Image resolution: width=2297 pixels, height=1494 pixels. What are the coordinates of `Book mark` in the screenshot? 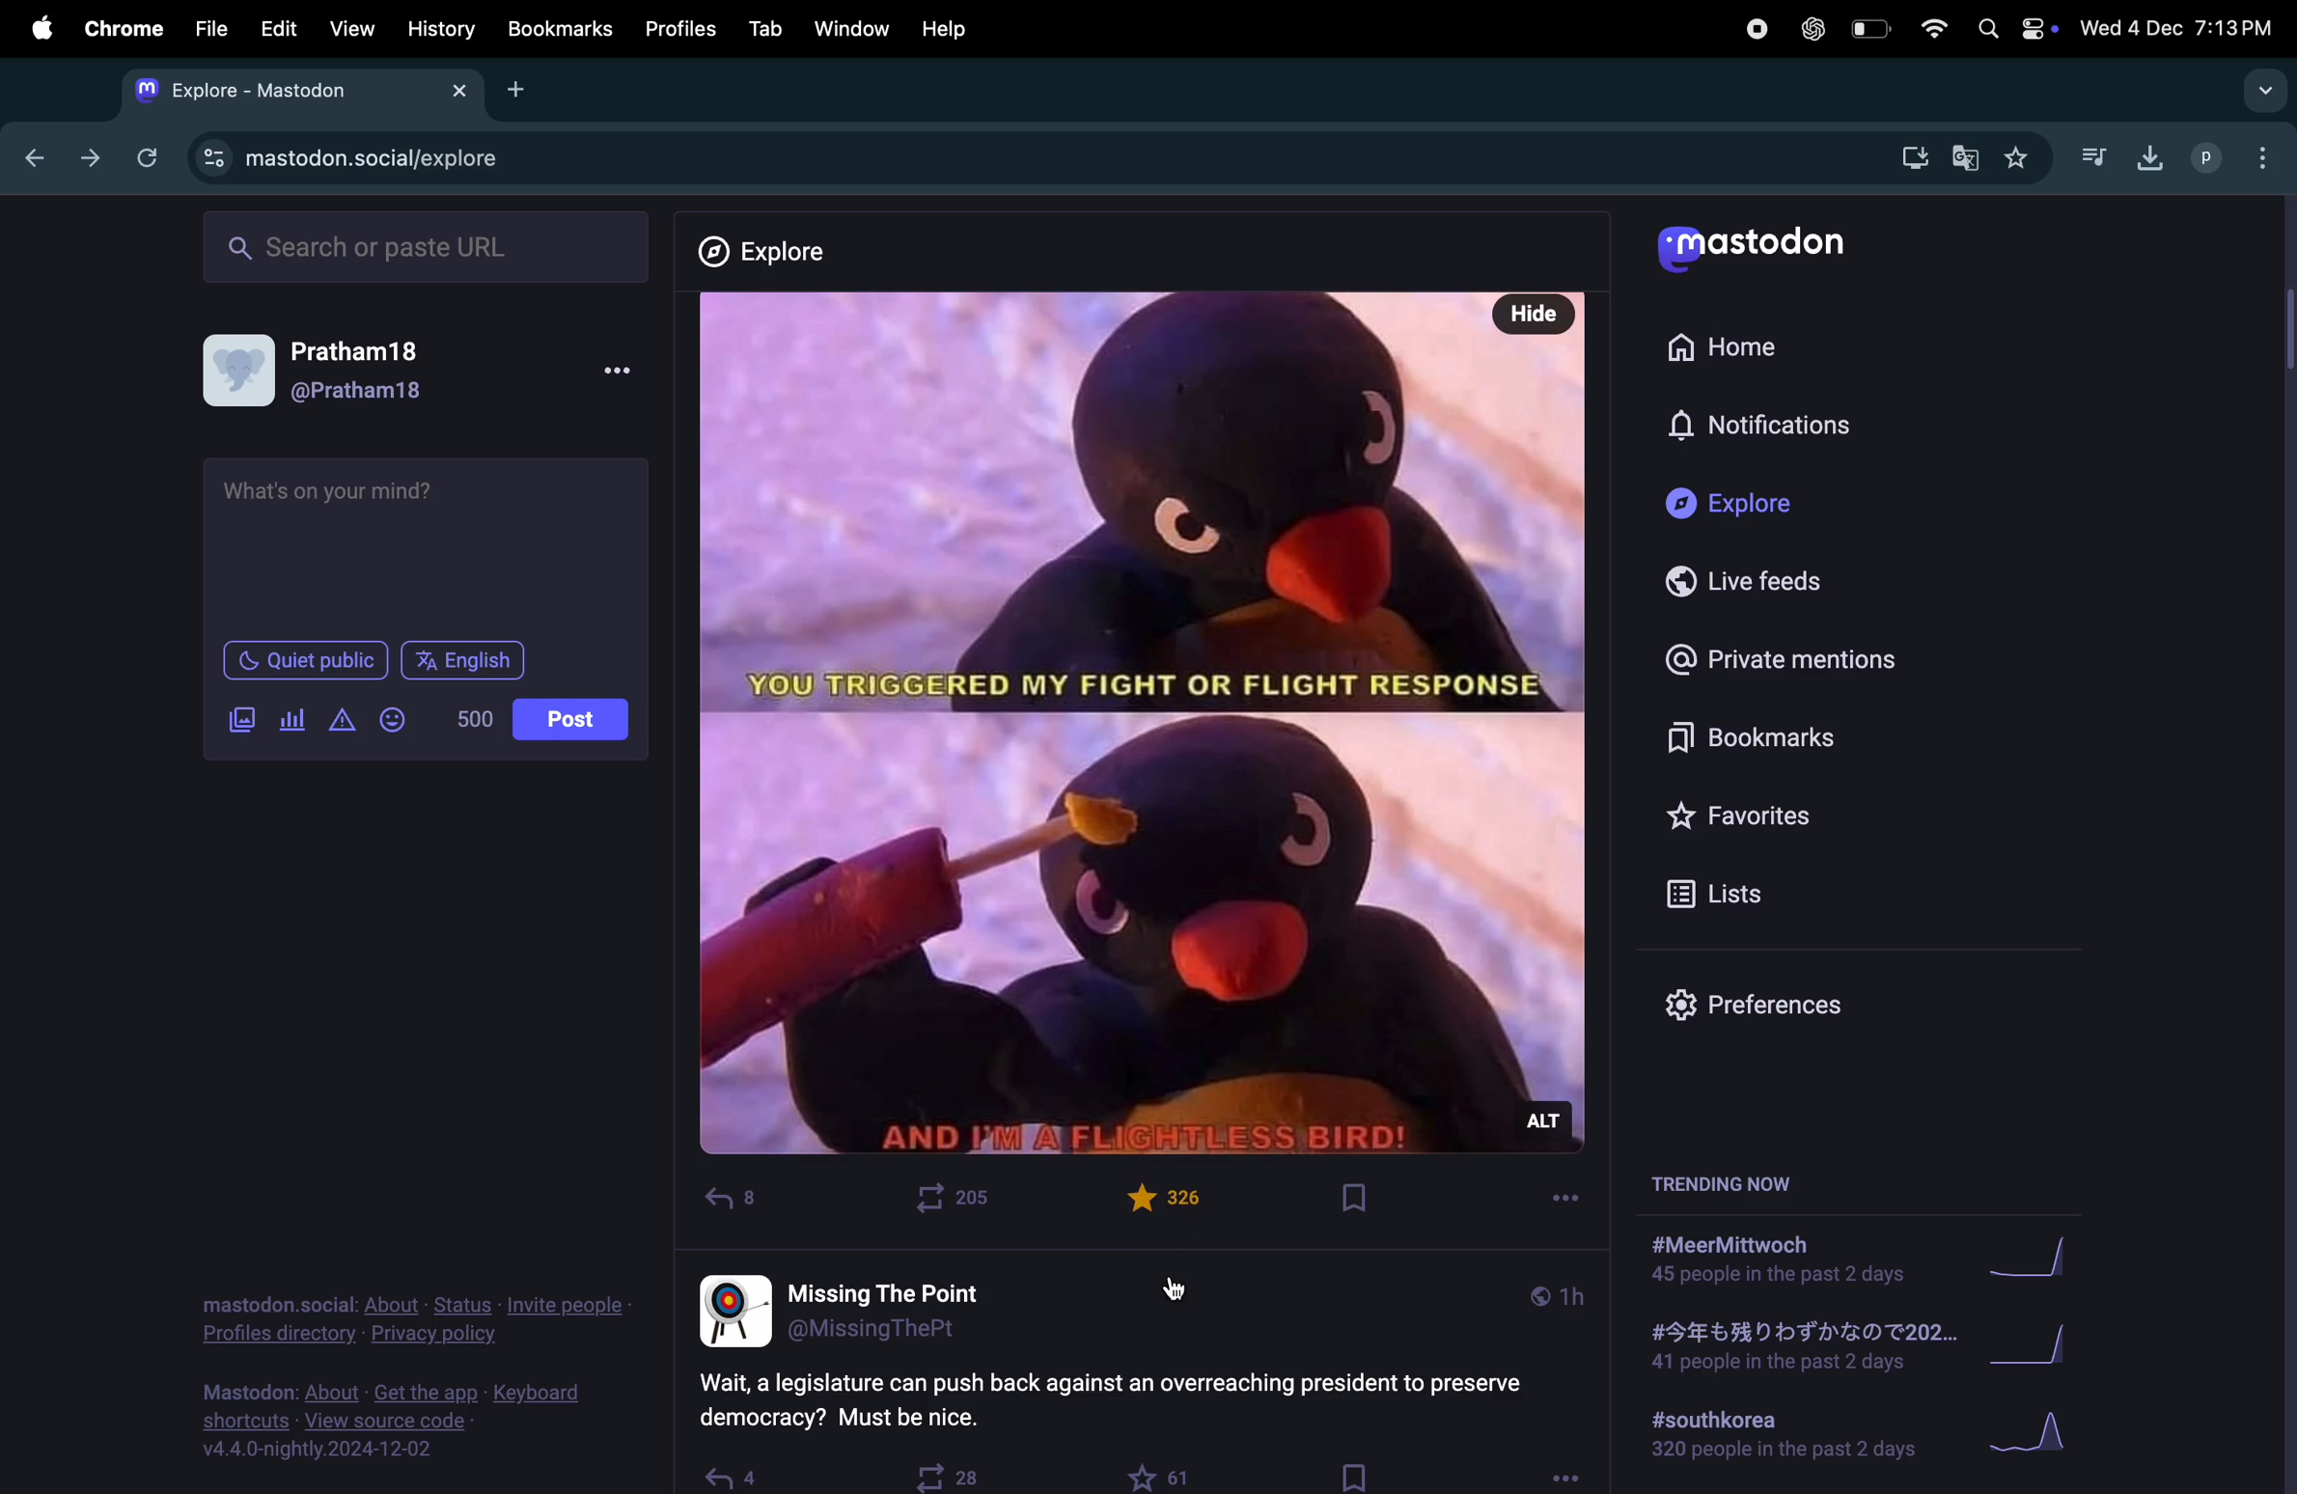 It's located at (1362, 1198).